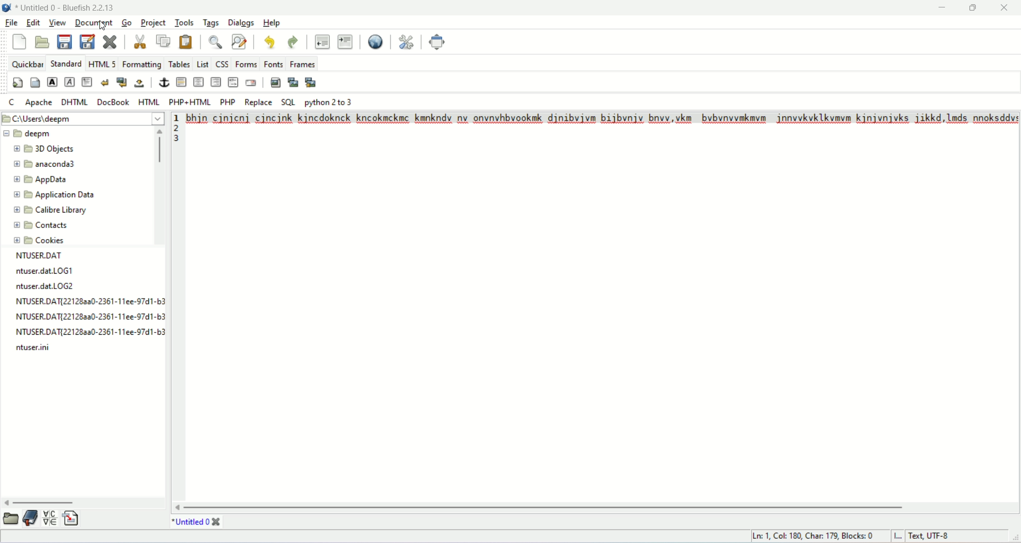  Describe the element at coordinates (312, 82) in the screenshot. I see `multi-thumbnail` at that location.